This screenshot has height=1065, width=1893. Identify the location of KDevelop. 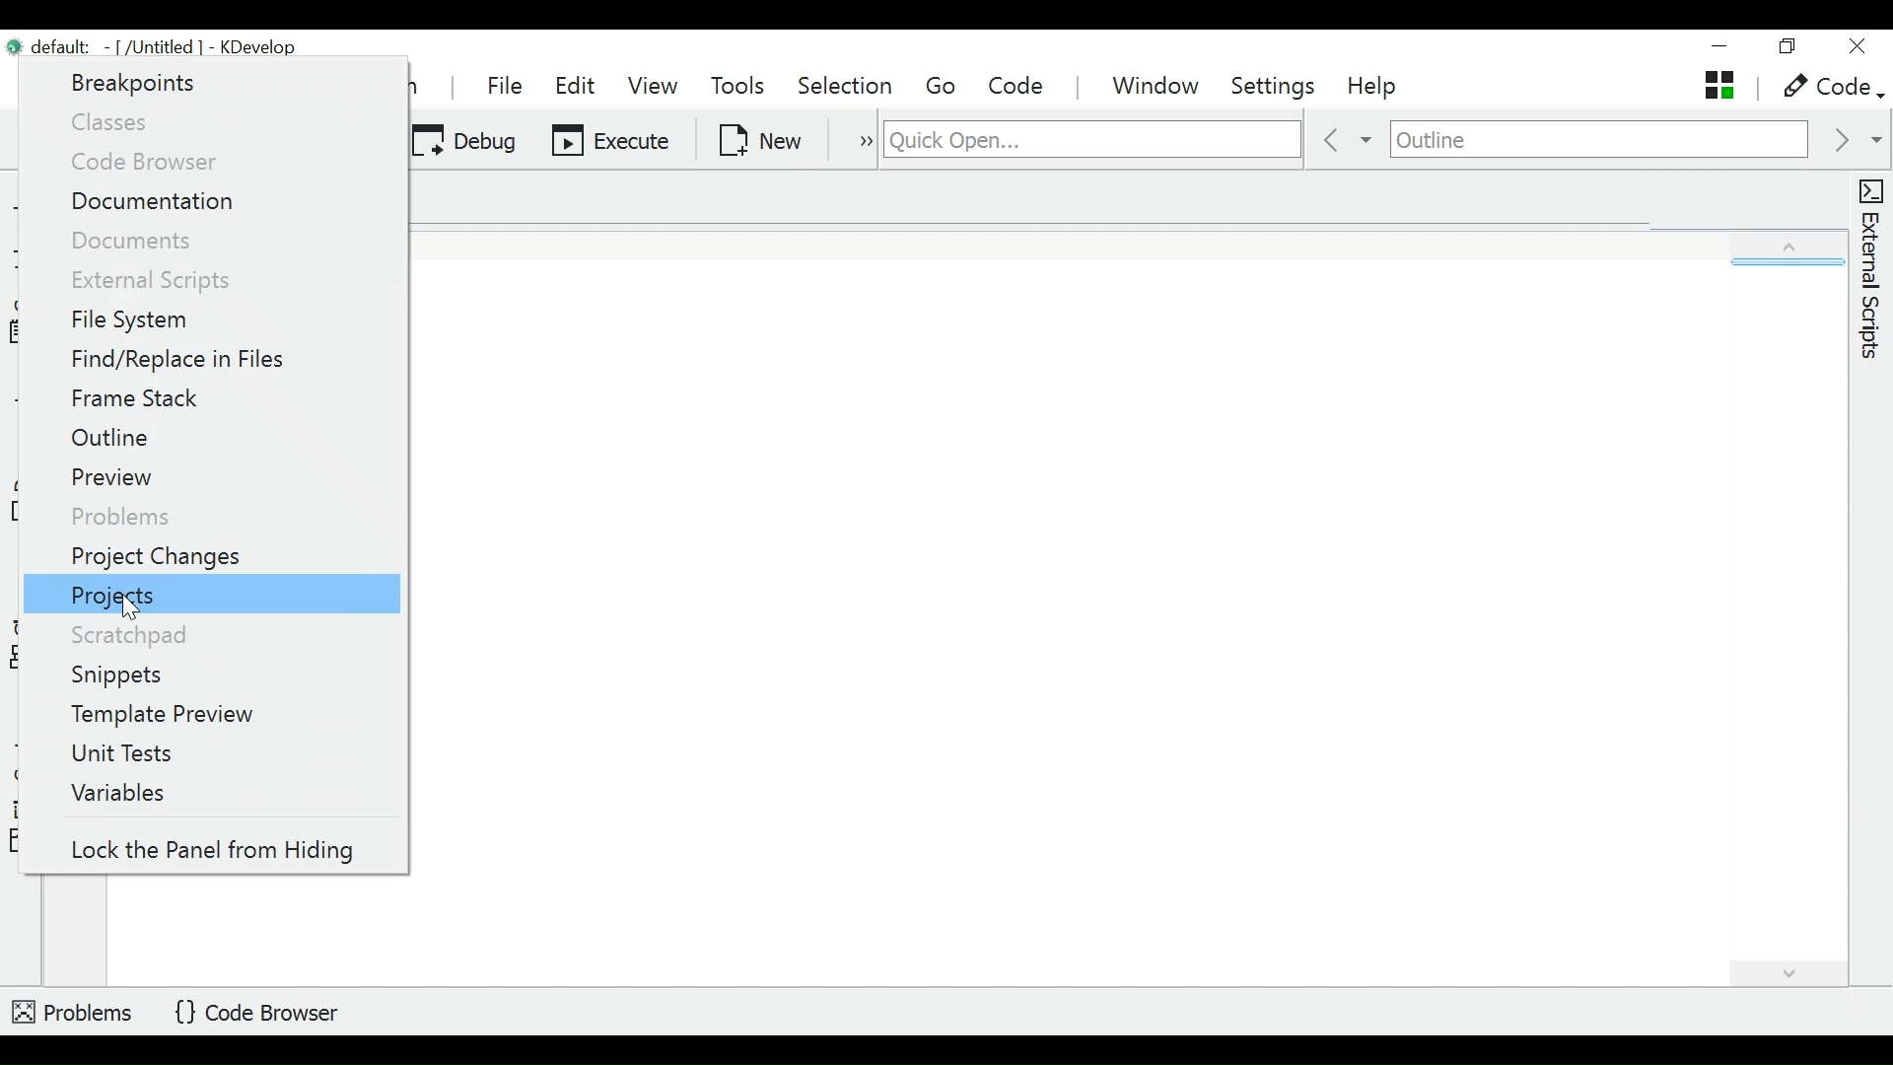
(258, 47).